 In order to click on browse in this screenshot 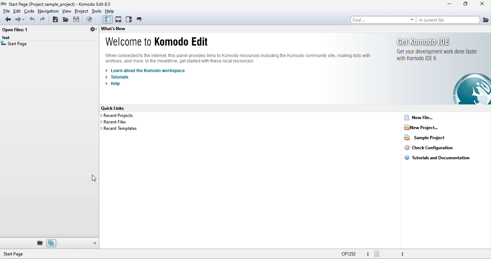, I will do `click(91, 20)`.